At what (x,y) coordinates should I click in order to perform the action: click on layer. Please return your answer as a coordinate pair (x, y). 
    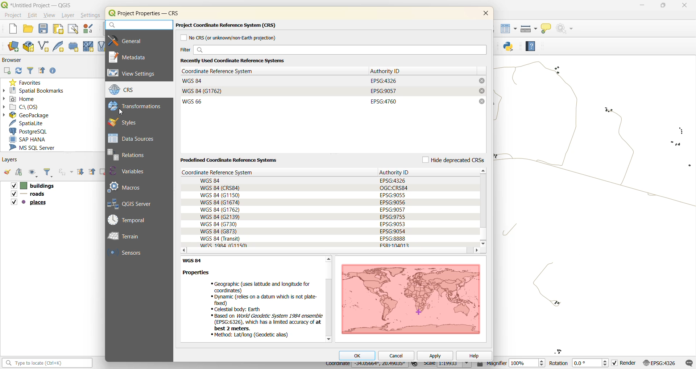
    Looking at the image, I should click on (67, 16).